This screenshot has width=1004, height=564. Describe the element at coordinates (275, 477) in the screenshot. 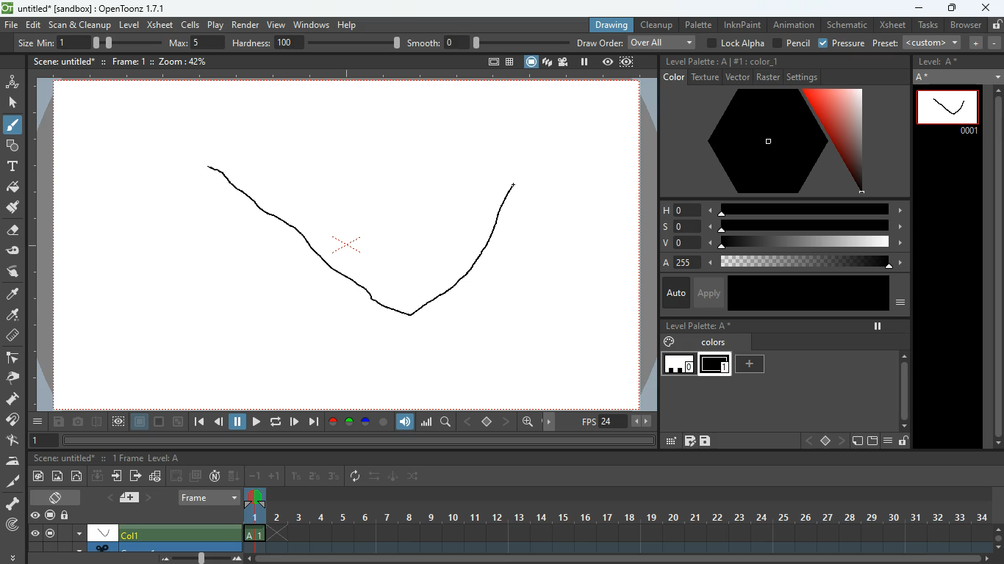

I see `+1` at that location.